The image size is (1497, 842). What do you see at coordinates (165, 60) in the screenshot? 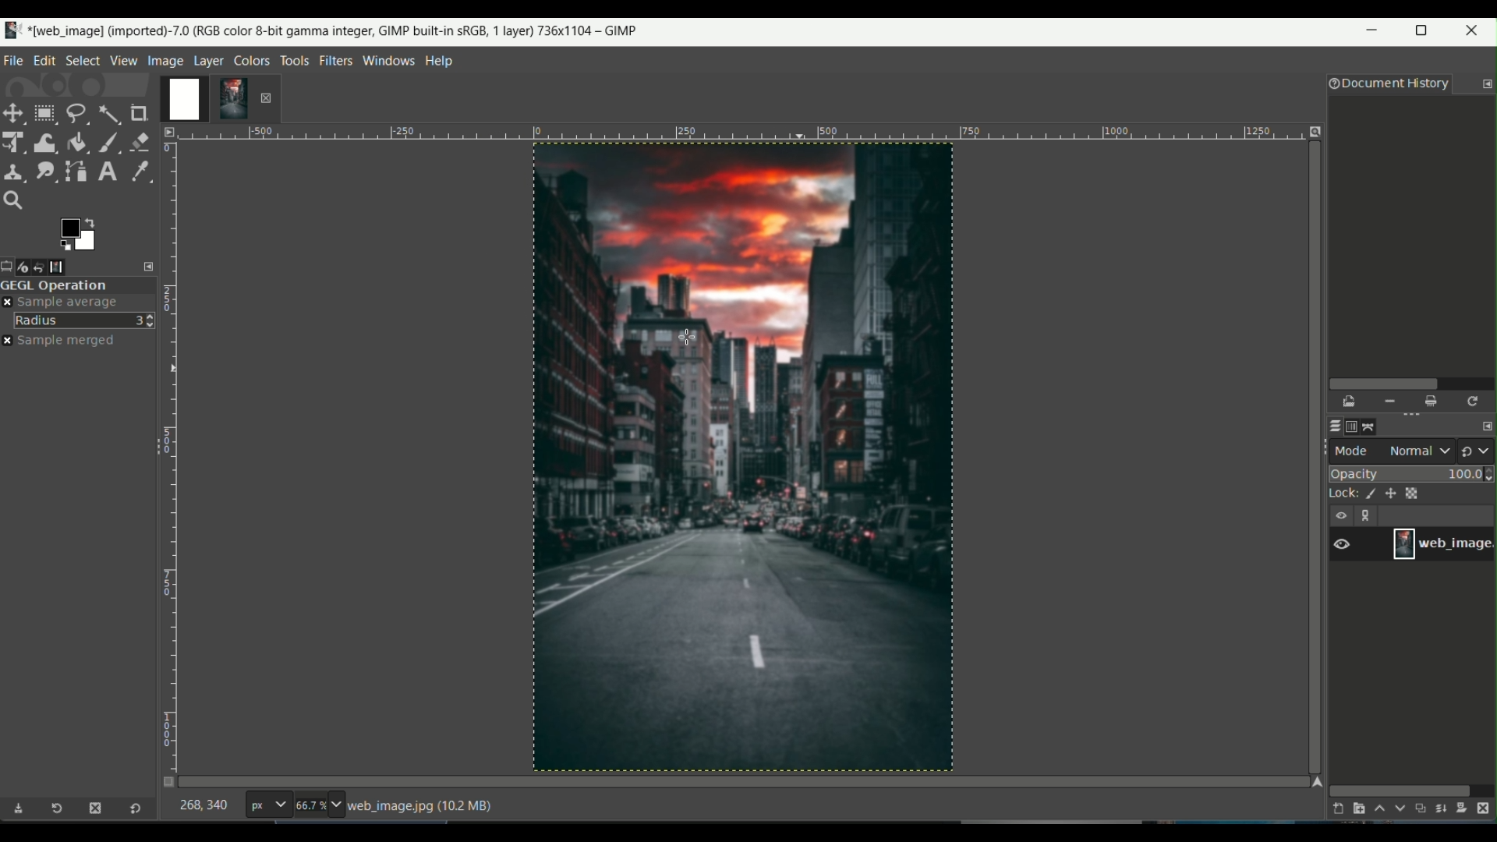
I see `image tab` at bounding box center [165, 60].